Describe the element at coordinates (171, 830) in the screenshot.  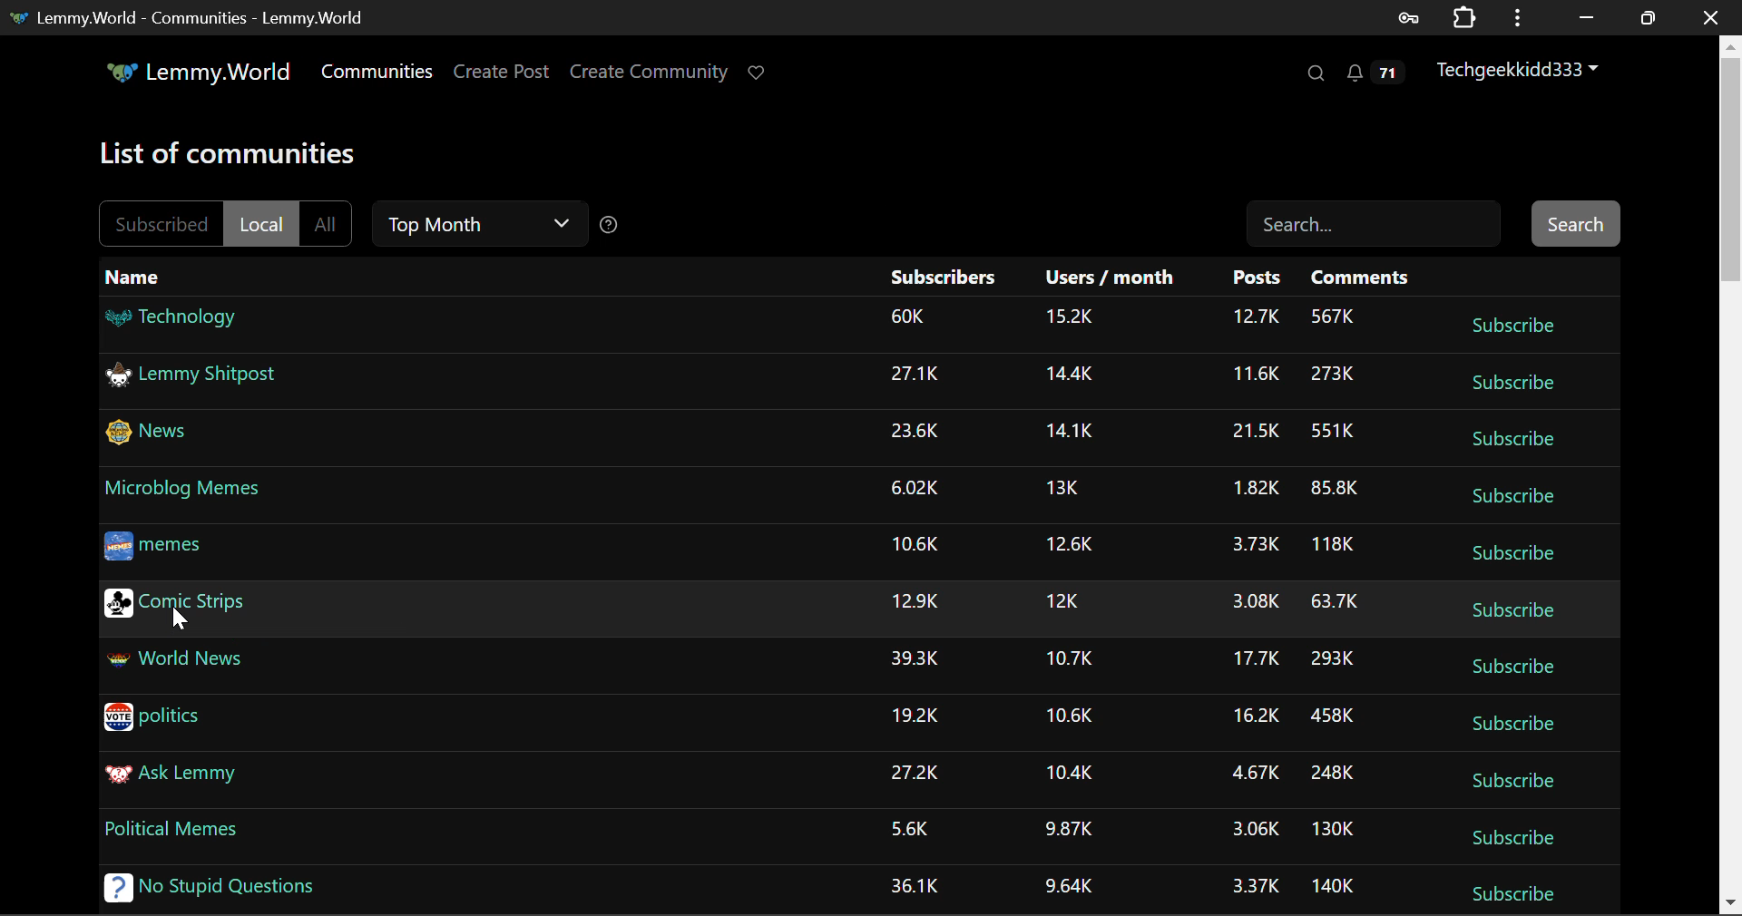
I see `Political Memes` at that location.